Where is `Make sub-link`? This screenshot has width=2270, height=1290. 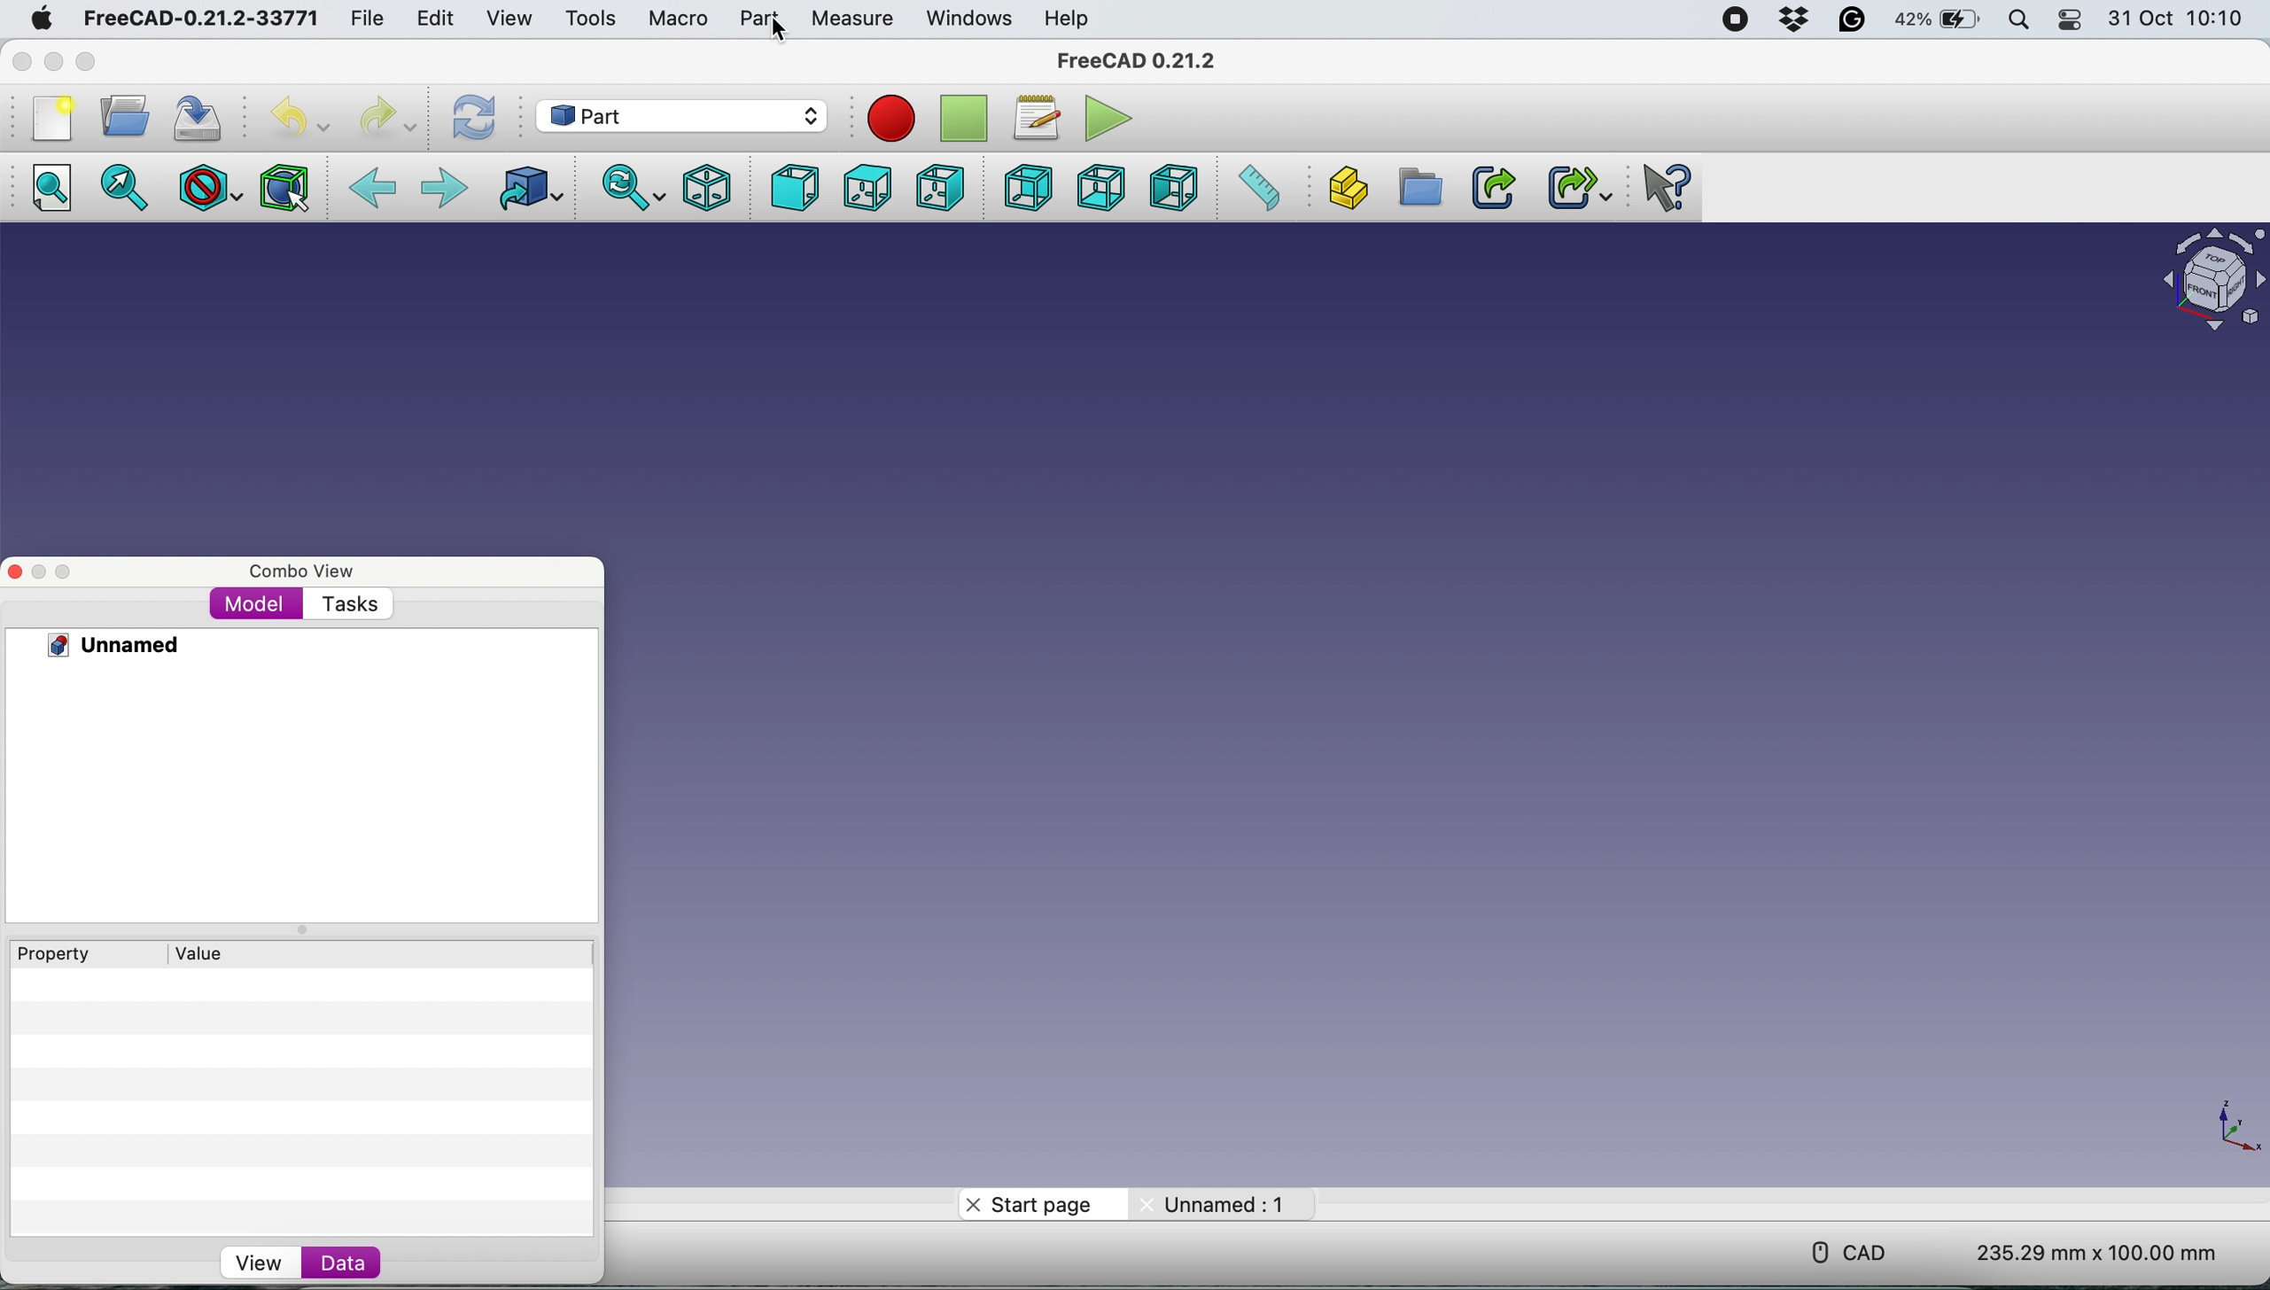
Make sub-link is located at coordinates (1568, 187).